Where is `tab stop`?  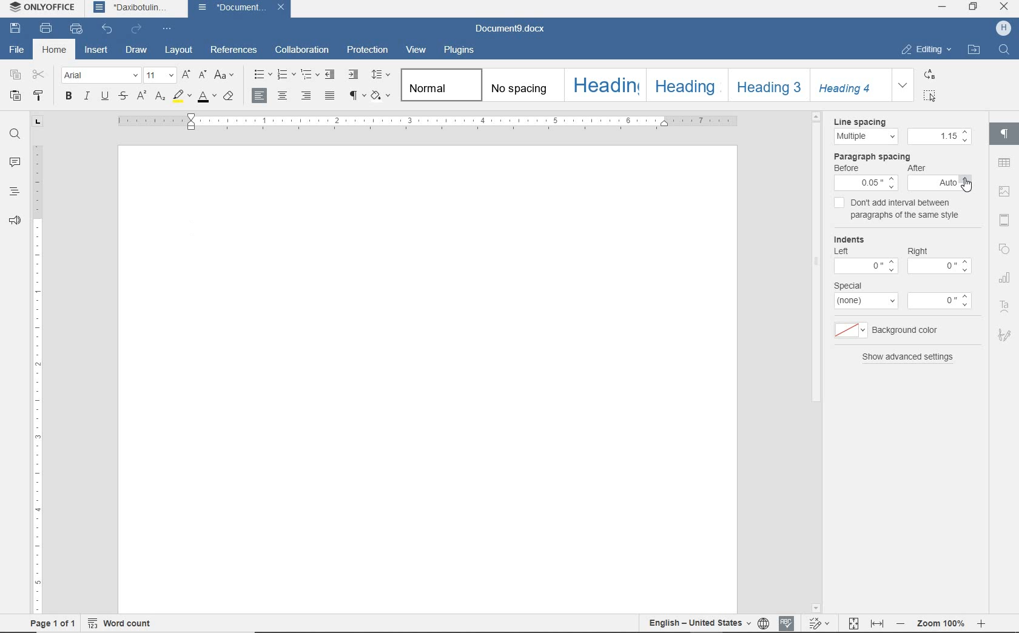
tab stop is located at coordinates (36, 122).